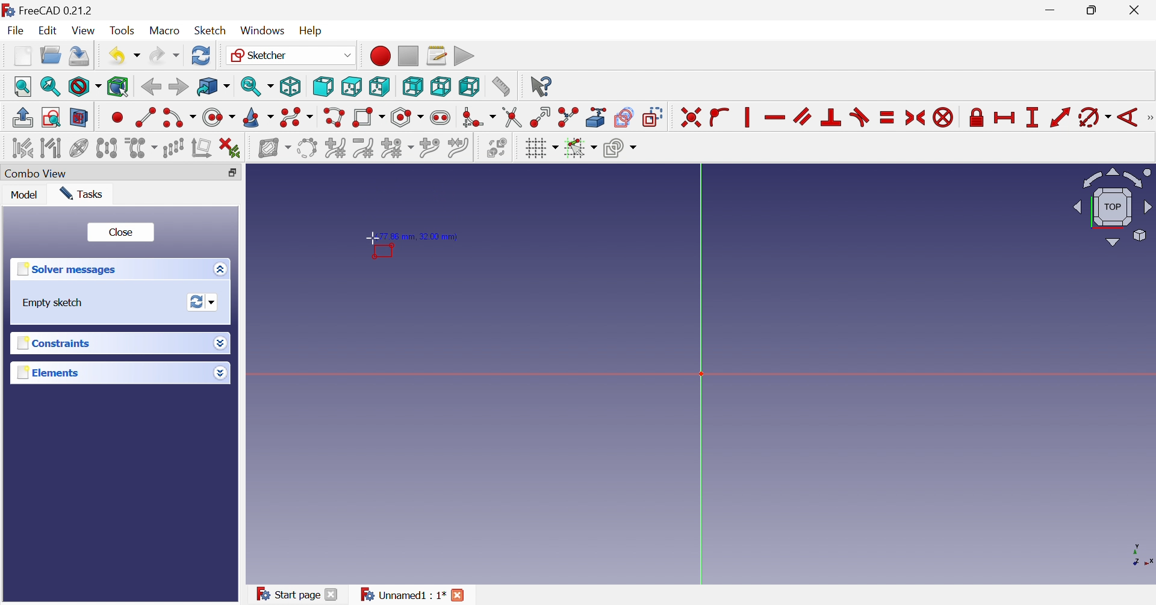 This screenshot has width=1156, height=605. What do you see at coordinates (334, 118) in the screenshot?
I see `Create polyline` at bounding box center [334, 118].